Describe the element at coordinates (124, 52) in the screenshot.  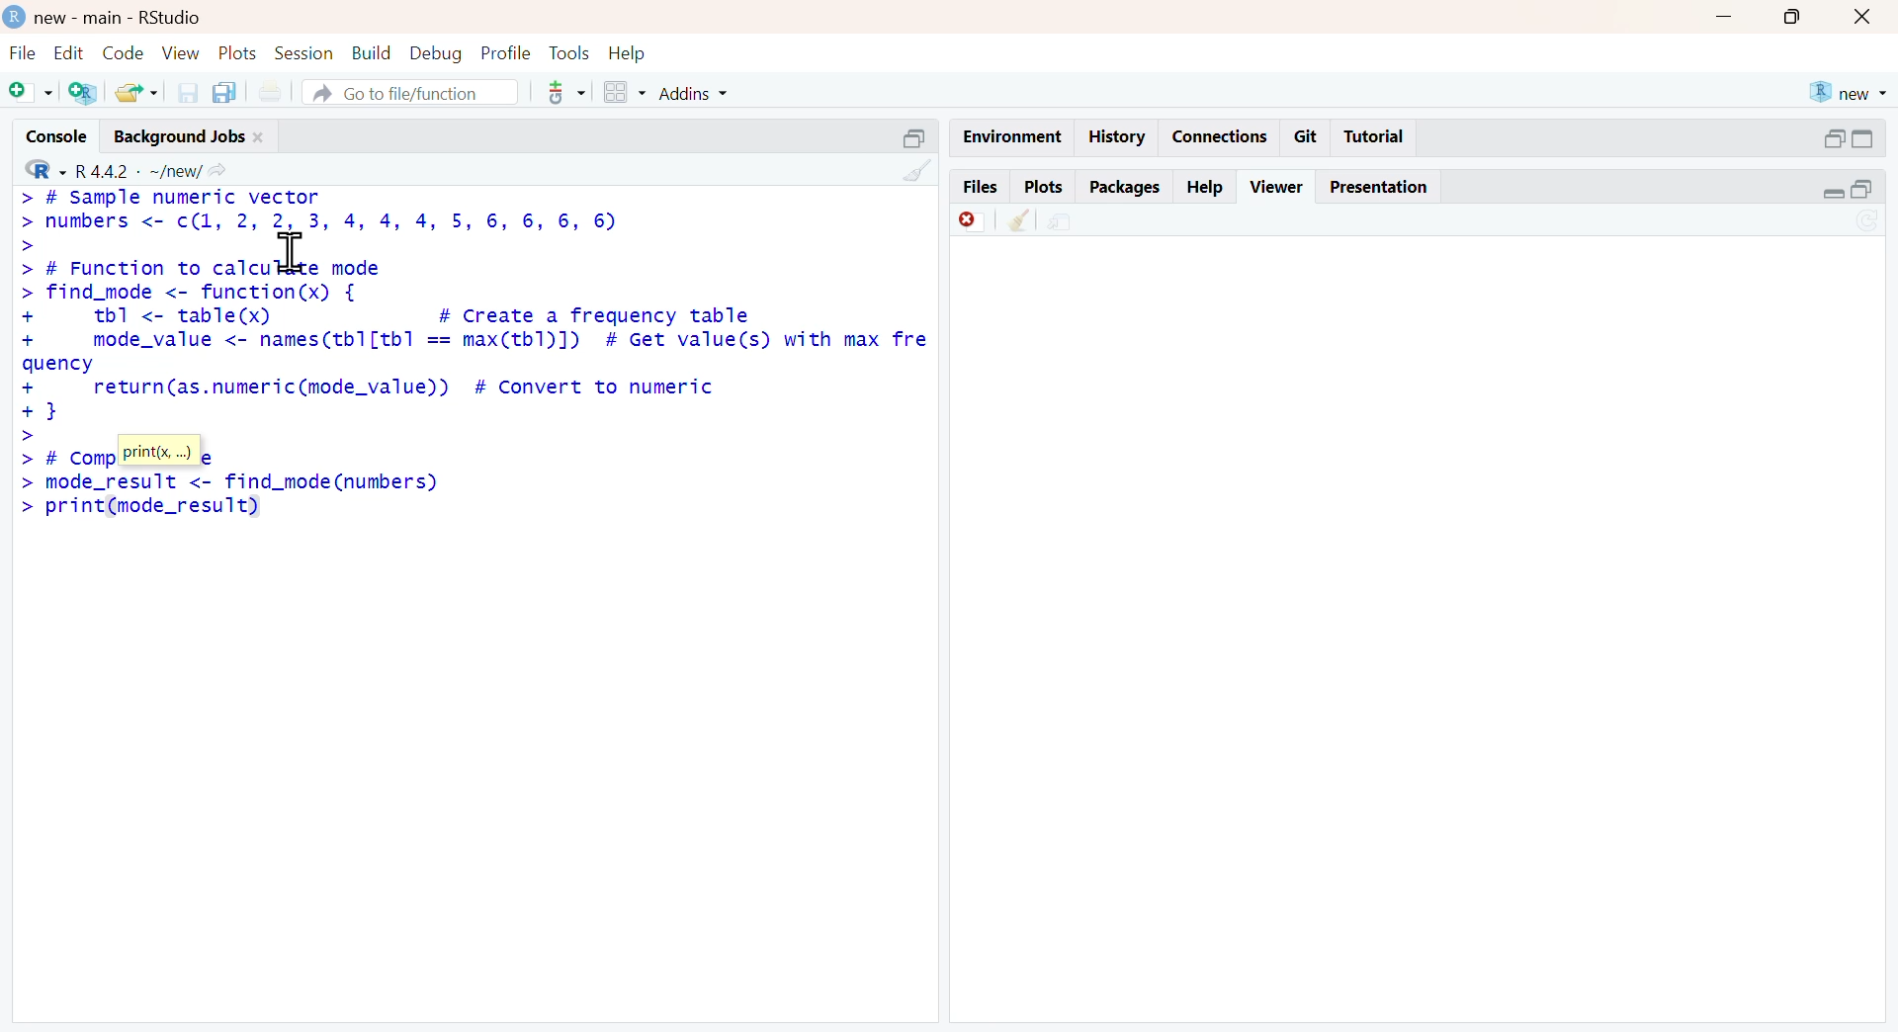
I see `code` at that location.